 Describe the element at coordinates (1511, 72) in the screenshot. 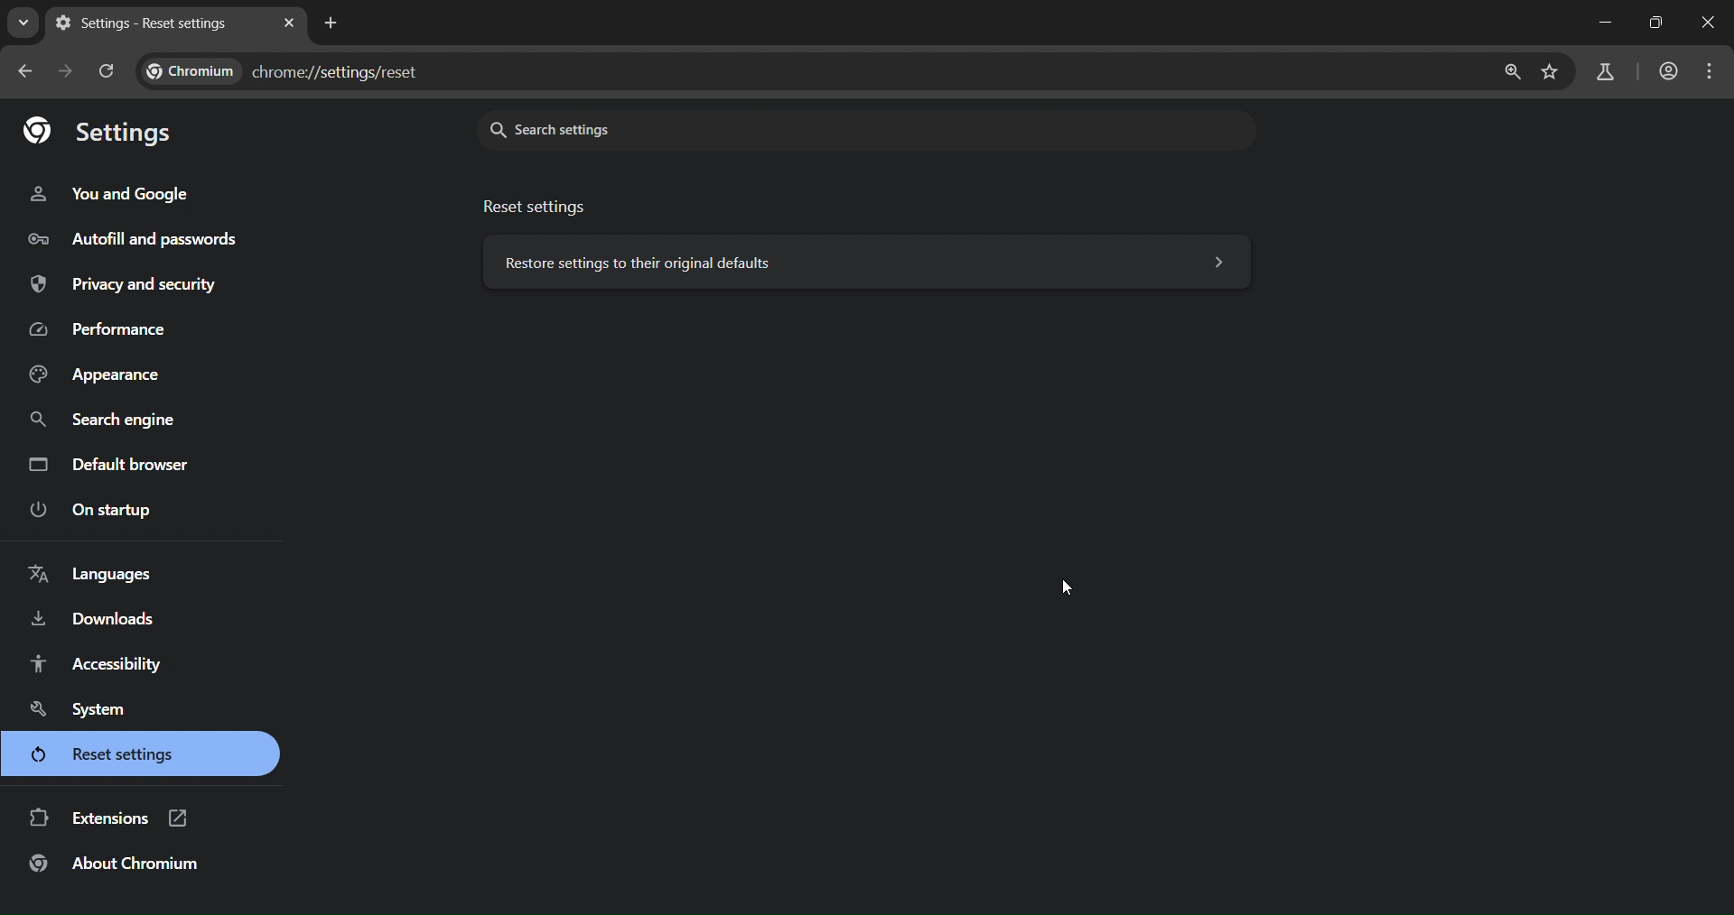

I see `zoom` at that location.